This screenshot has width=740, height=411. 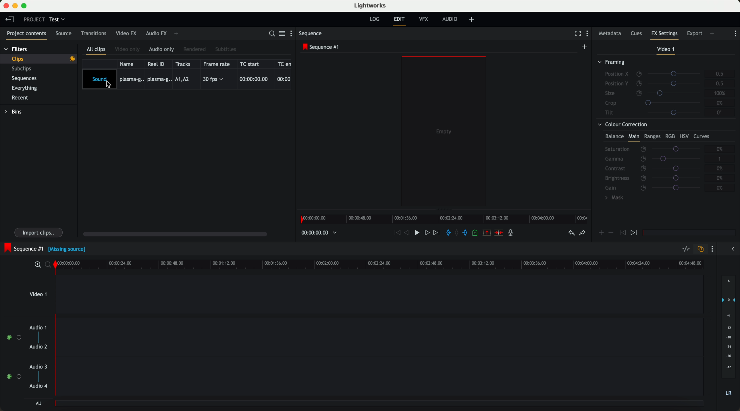 I want to click on zoom in, so click(x=37, y=265).